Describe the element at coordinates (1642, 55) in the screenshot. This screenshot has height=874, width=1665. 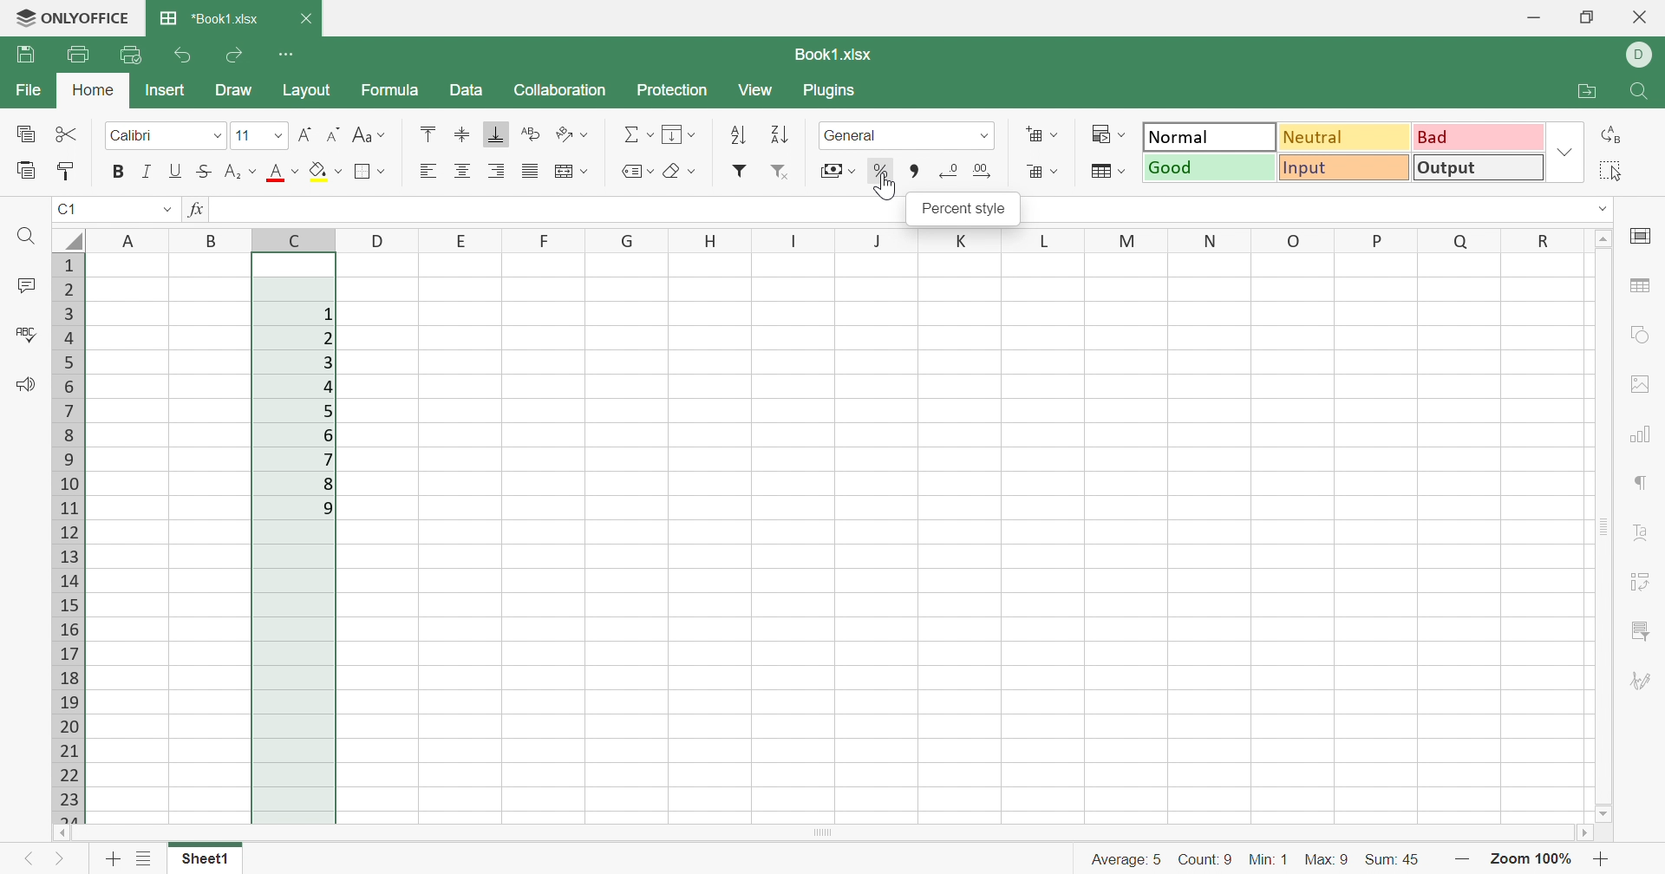
I see `D` at that location.